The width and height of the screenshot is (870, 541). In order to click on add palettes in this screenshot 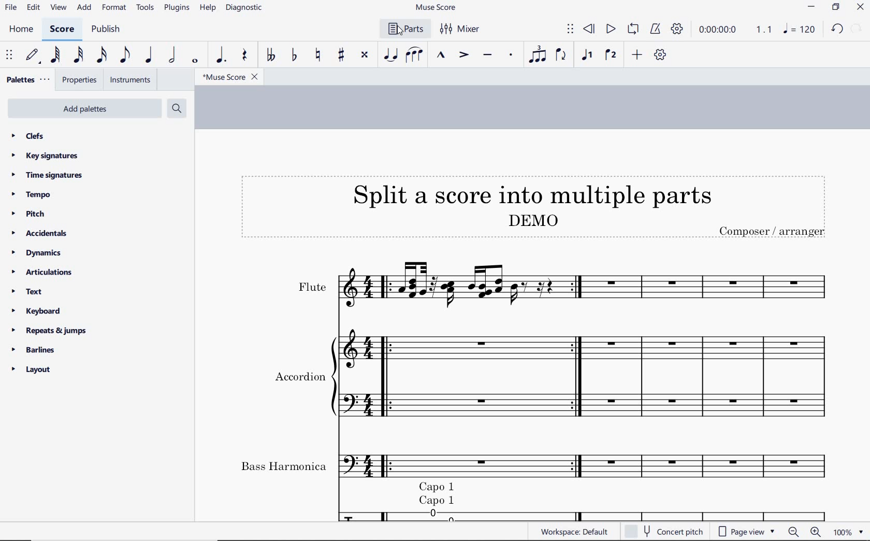, I will do `click(84, 108)`.